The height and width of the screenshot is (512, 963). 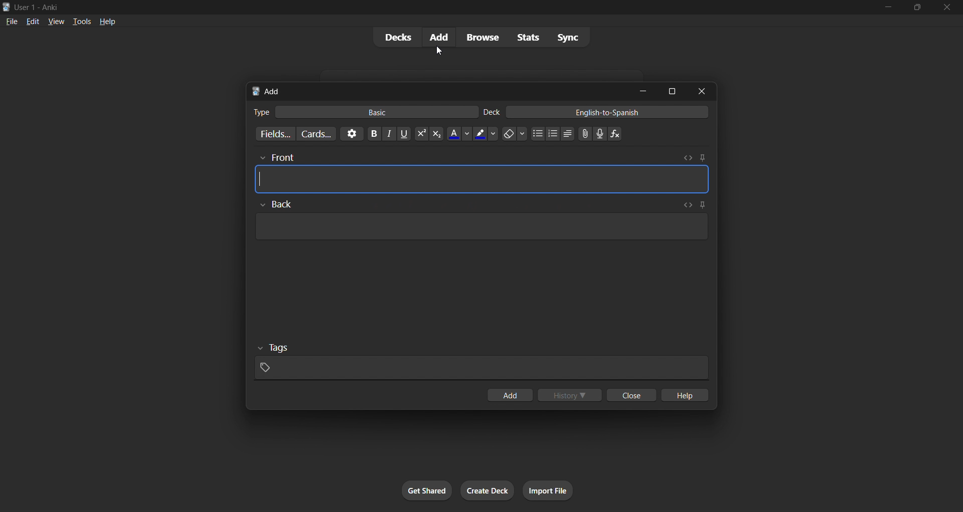 I want to click on maximize/restore, so click(x=914, y=8).